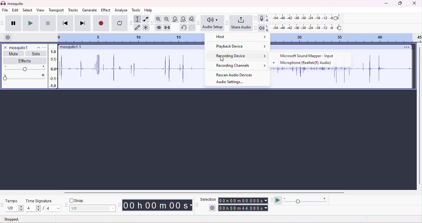 The width and height of the screenshot is (422, 223). Describe the element at coordinates (12, 220) in the screenshot. I see `stopped` at that location.